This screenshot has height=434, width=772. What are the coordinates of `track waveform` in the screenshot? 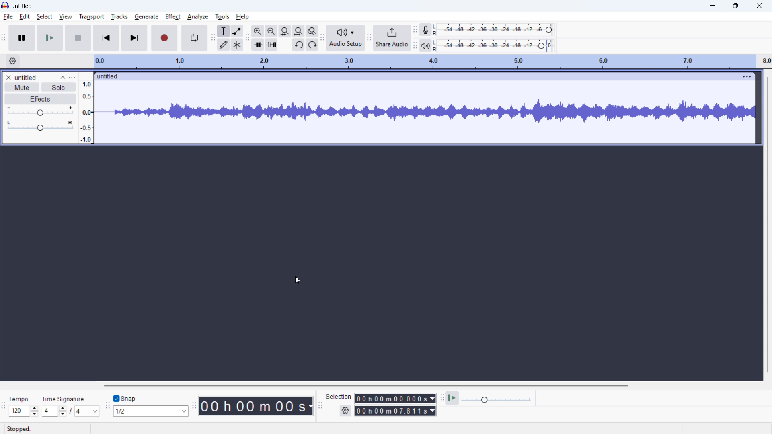 It's located at (425, 111).